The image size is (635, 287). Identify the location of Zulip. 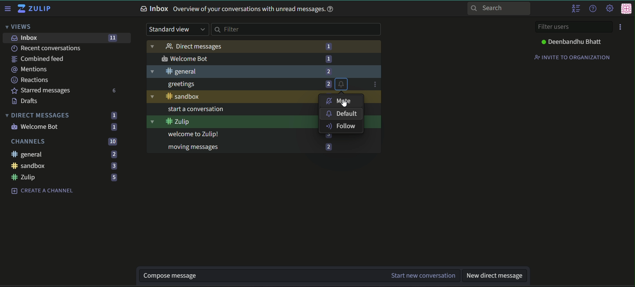
(23, 177).